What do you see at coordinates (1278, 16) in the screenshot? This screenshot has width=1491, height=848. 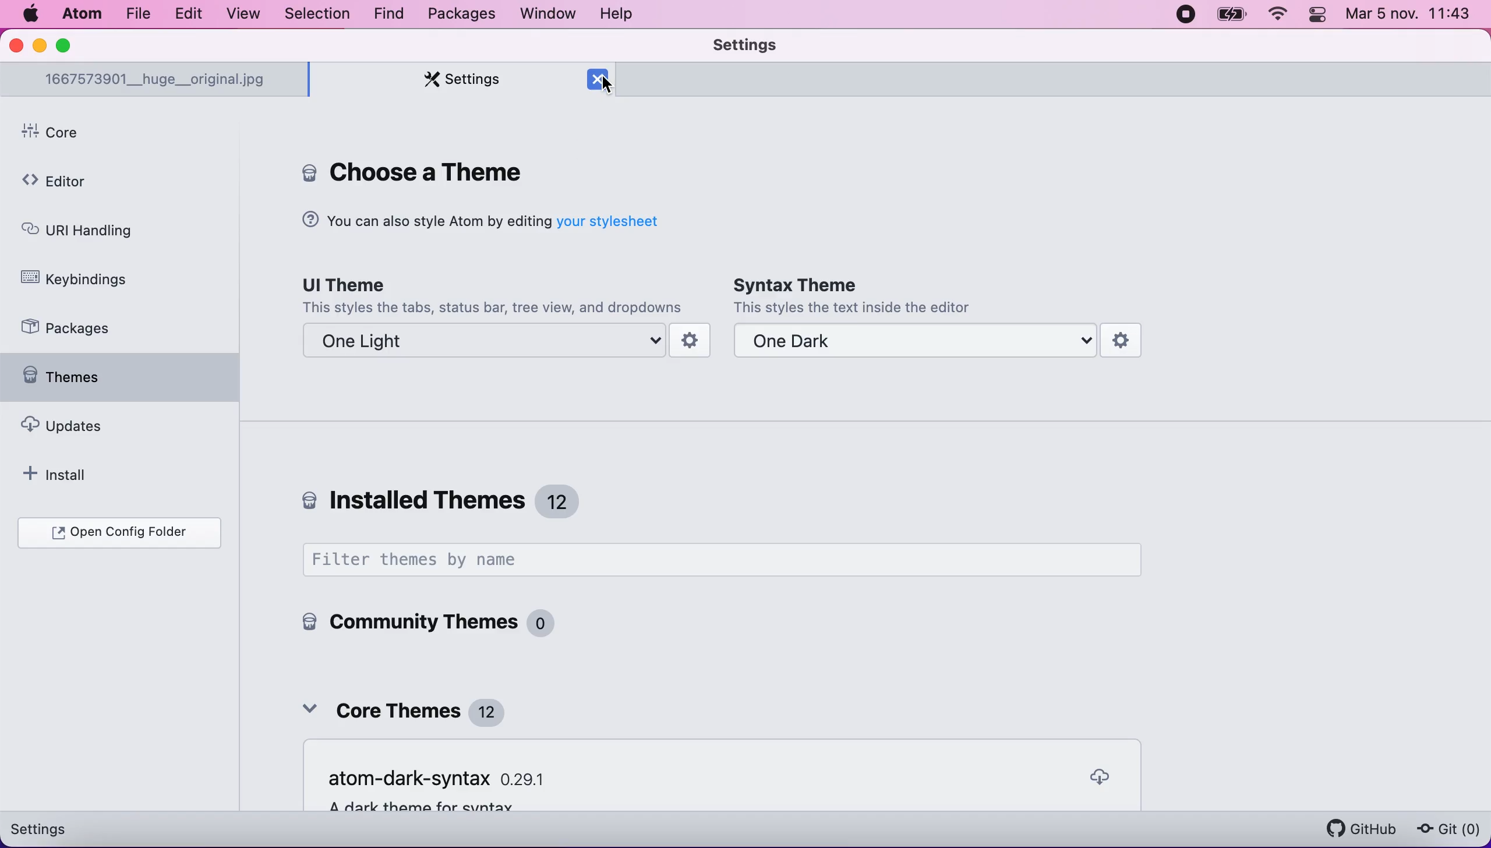 I see `wifi` at bounding box center [1278, 16].